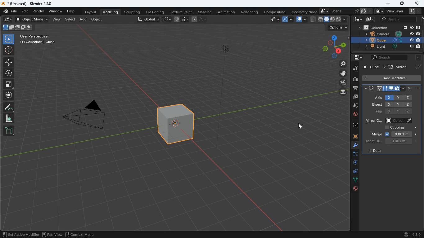 The width and height of the screenshot is (424, 238). Describe the element at coordinates (356, 189) in the screenshot. I see `public` at that location.